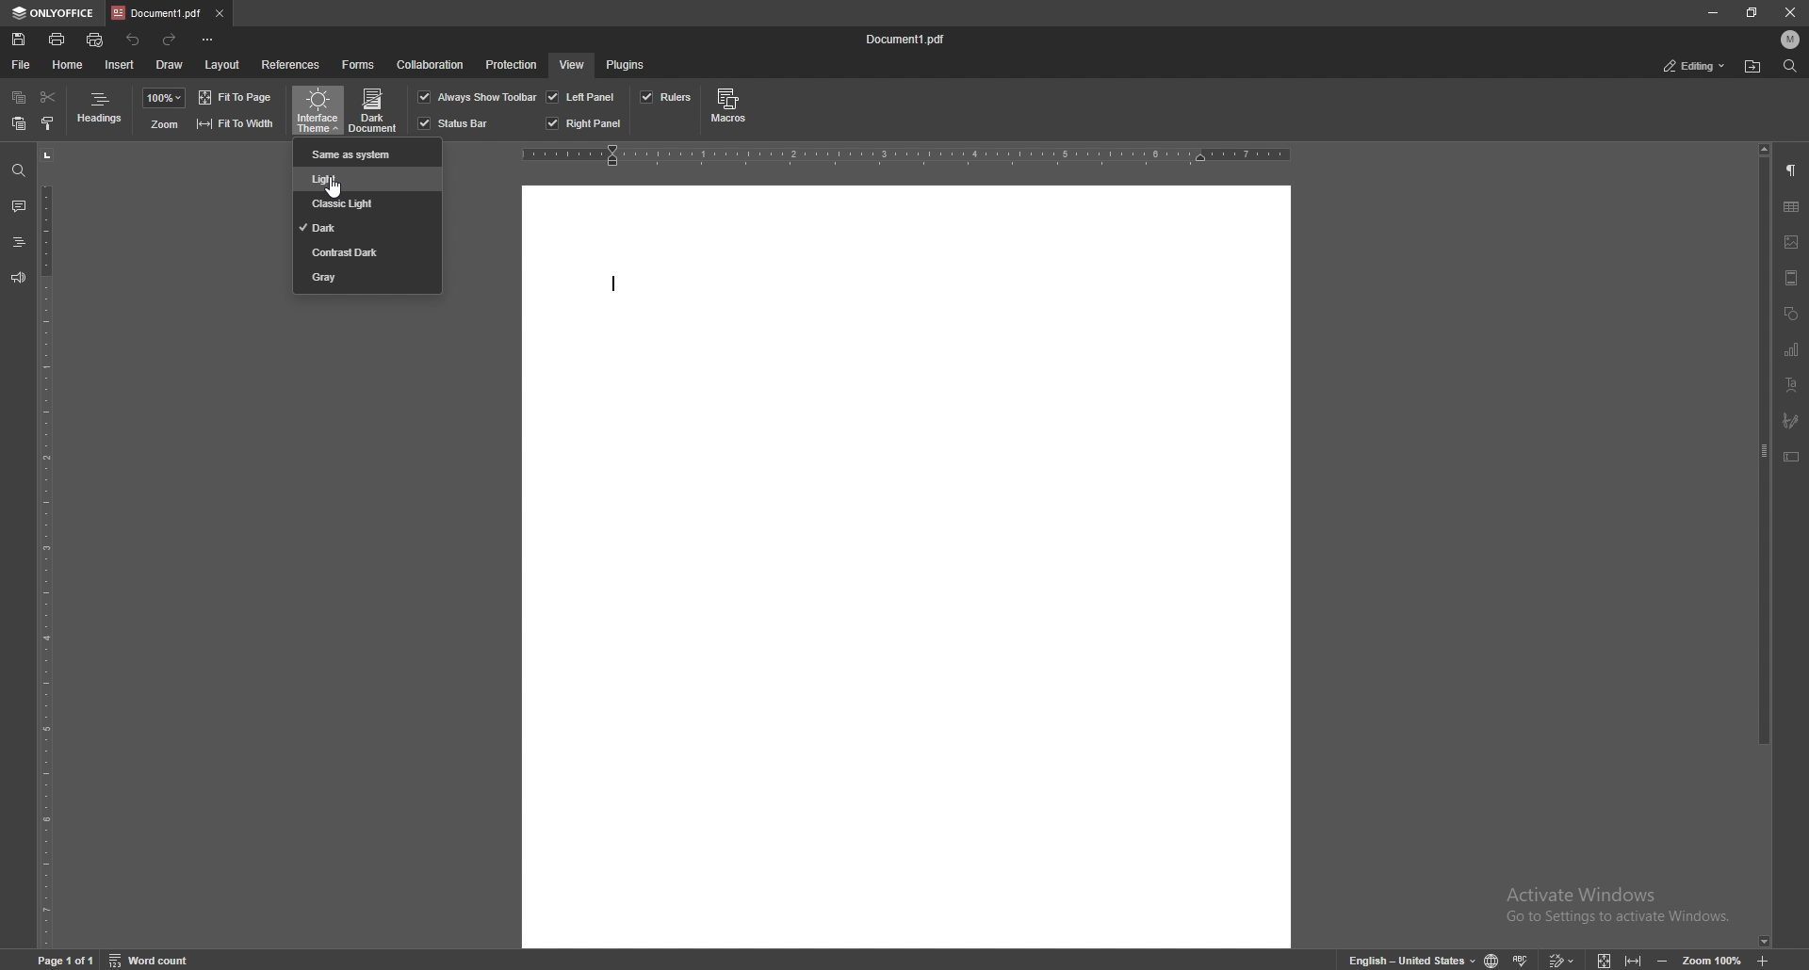 Image resolution: width=1809 pixels, height=970 pixels. What do you see at coordinates (19, 40) in the screenshot?
I see `save` at bounding box center [19, 40].